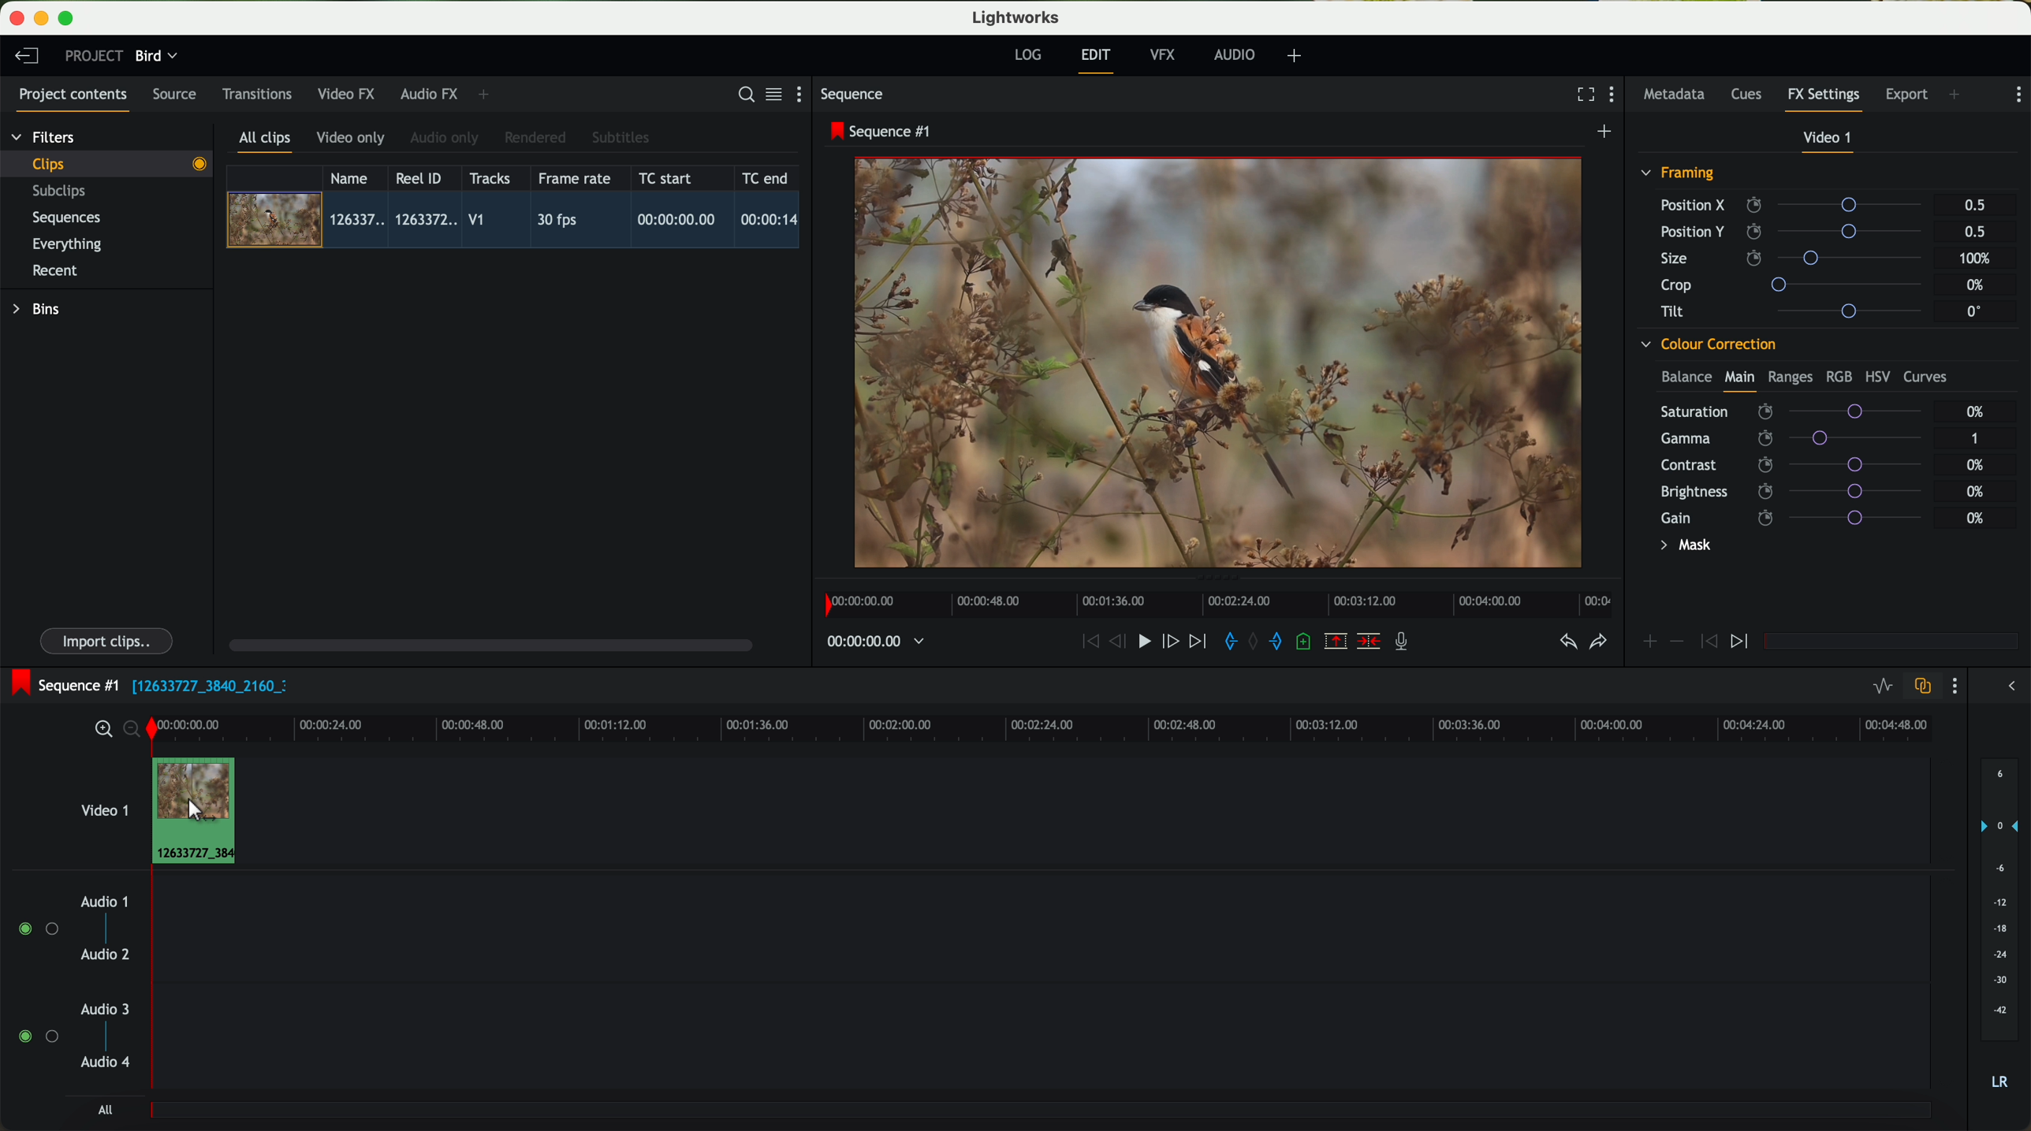 The image size is (2031, 1131). Describe the element at coordinates (487, 179) in the screenshot. I see `tracks` at that location.